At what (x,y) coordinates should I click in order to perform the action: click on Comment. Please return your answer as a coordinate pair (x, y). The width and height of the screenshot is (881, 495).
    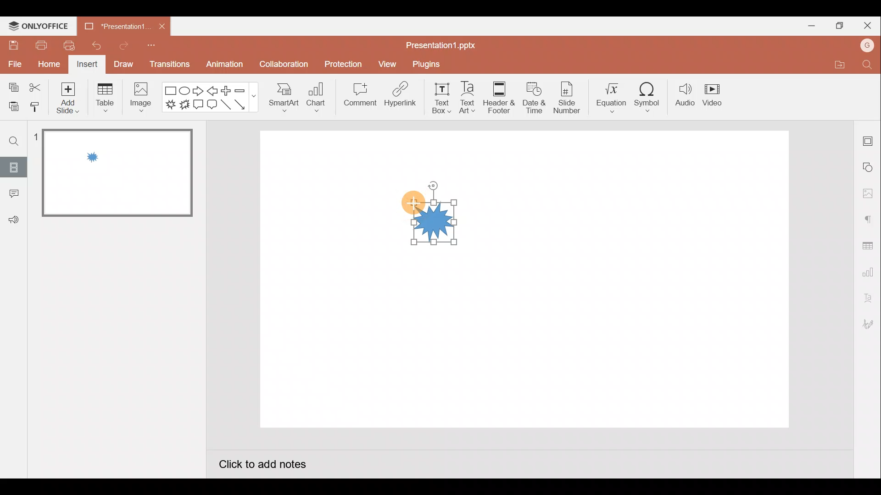
    Looking at the image, I should click on (13, 194).